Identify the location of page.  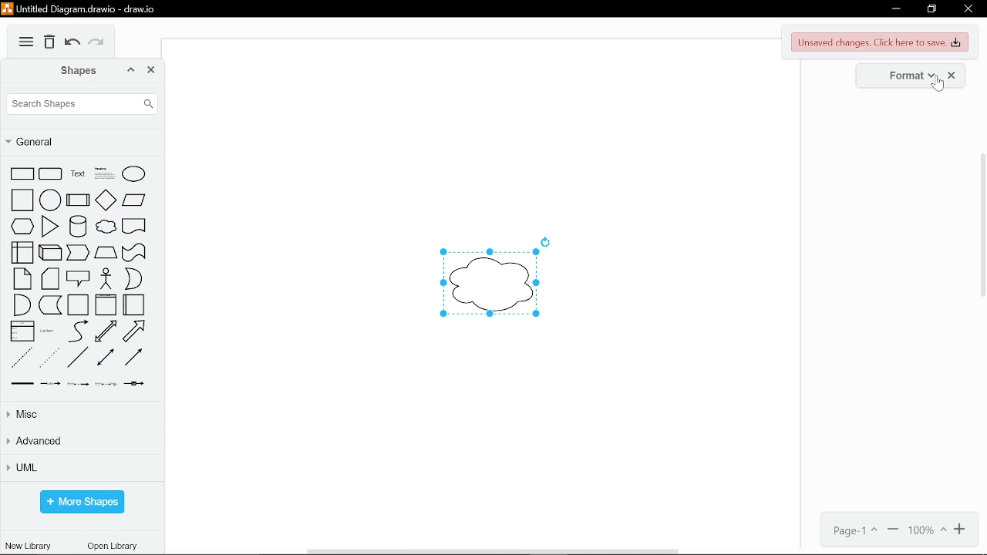
(857, 530).